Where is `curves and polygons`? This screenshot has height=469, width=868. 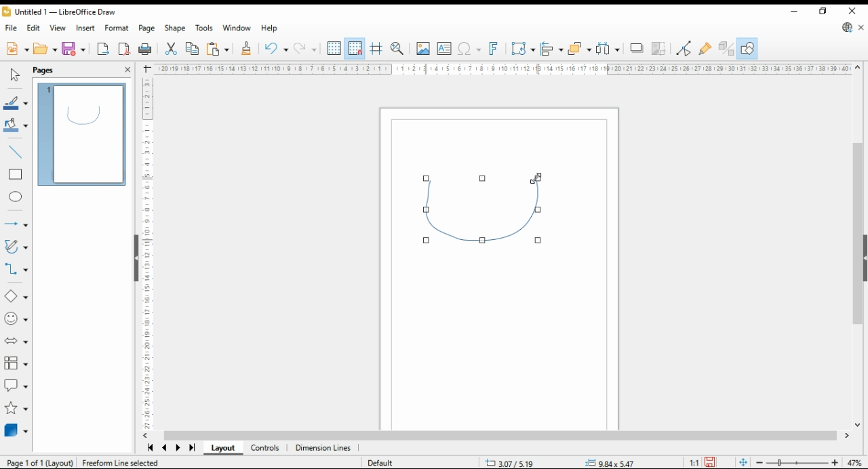 curves and polygons is located at coordinates (15, 247).